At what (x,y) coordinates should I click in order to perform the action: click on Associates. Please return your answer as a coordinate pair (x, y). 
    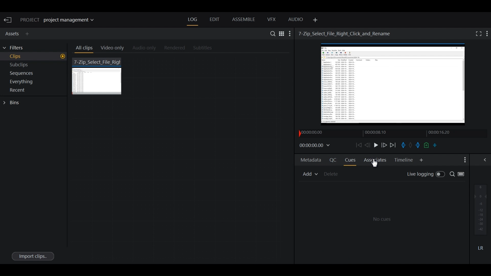
    Looking at the image, I should click on (375, 160).